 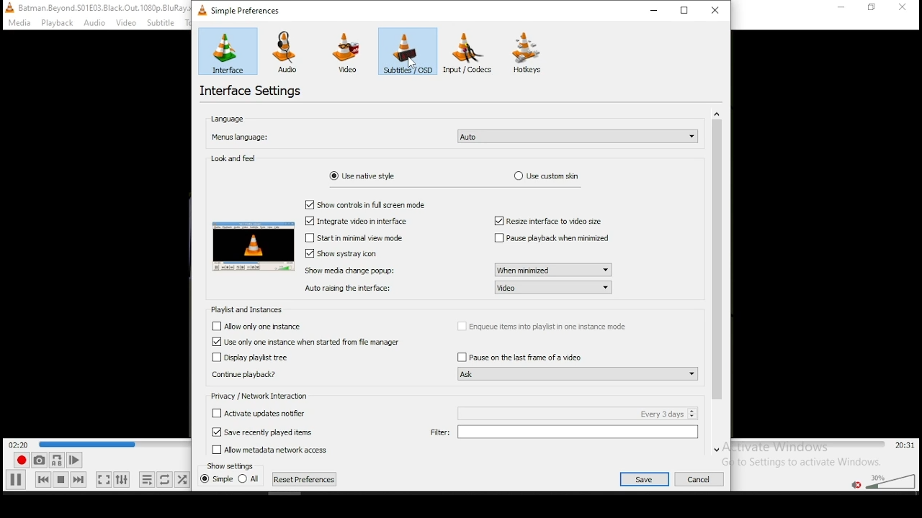 What do you see at coordinates (271, 450) in the screenshot?
I see `Allow metadata access` at bounding box center [271, 450].